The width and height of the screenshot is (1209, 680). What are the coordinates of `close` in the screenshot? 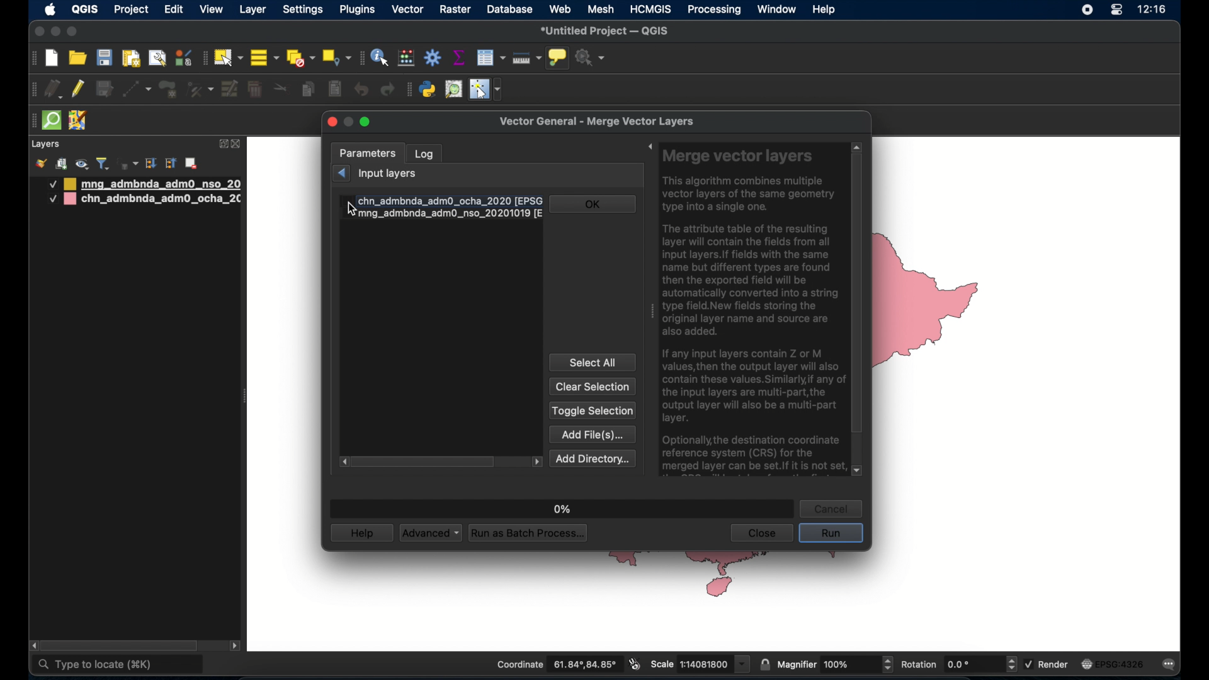 It's located at (761, 533).